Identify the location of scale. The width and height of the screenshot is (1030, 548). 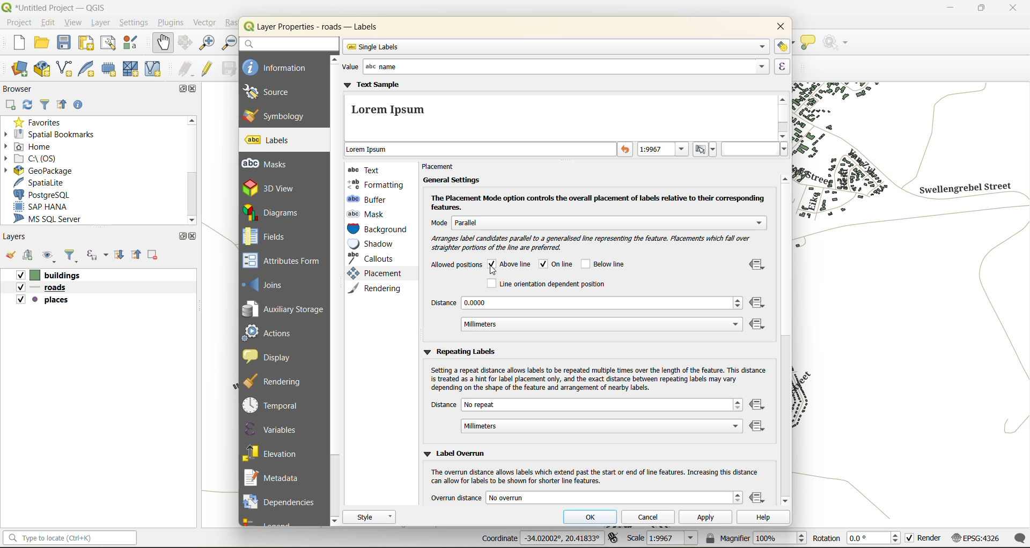
(663, 539).